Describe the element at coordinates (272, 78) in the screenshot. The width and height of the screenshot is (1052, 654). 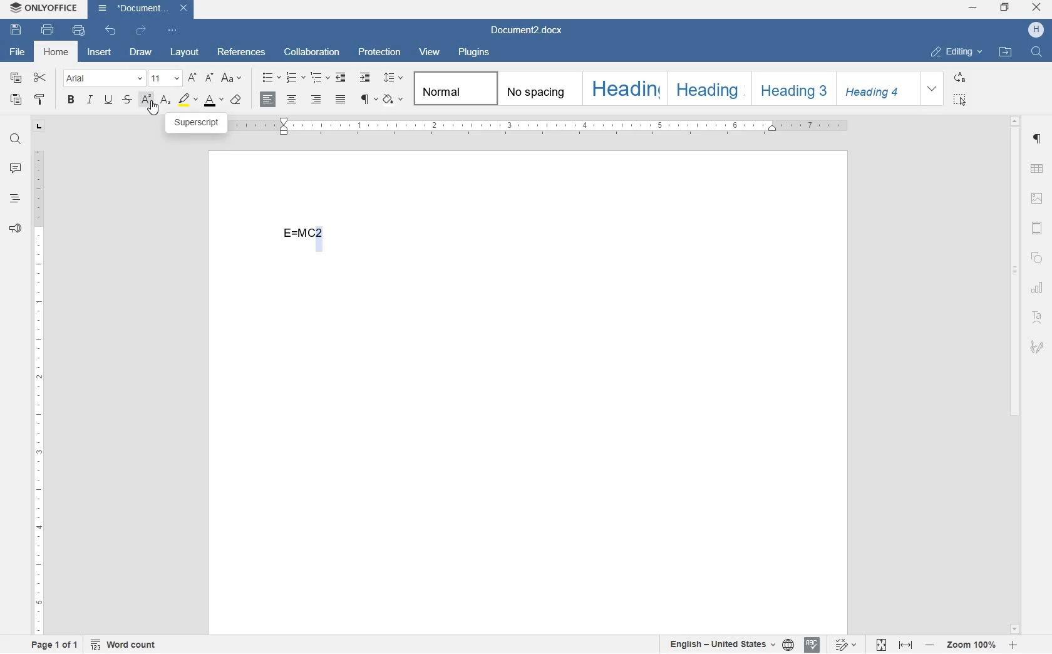
I see `bullets` at that location.